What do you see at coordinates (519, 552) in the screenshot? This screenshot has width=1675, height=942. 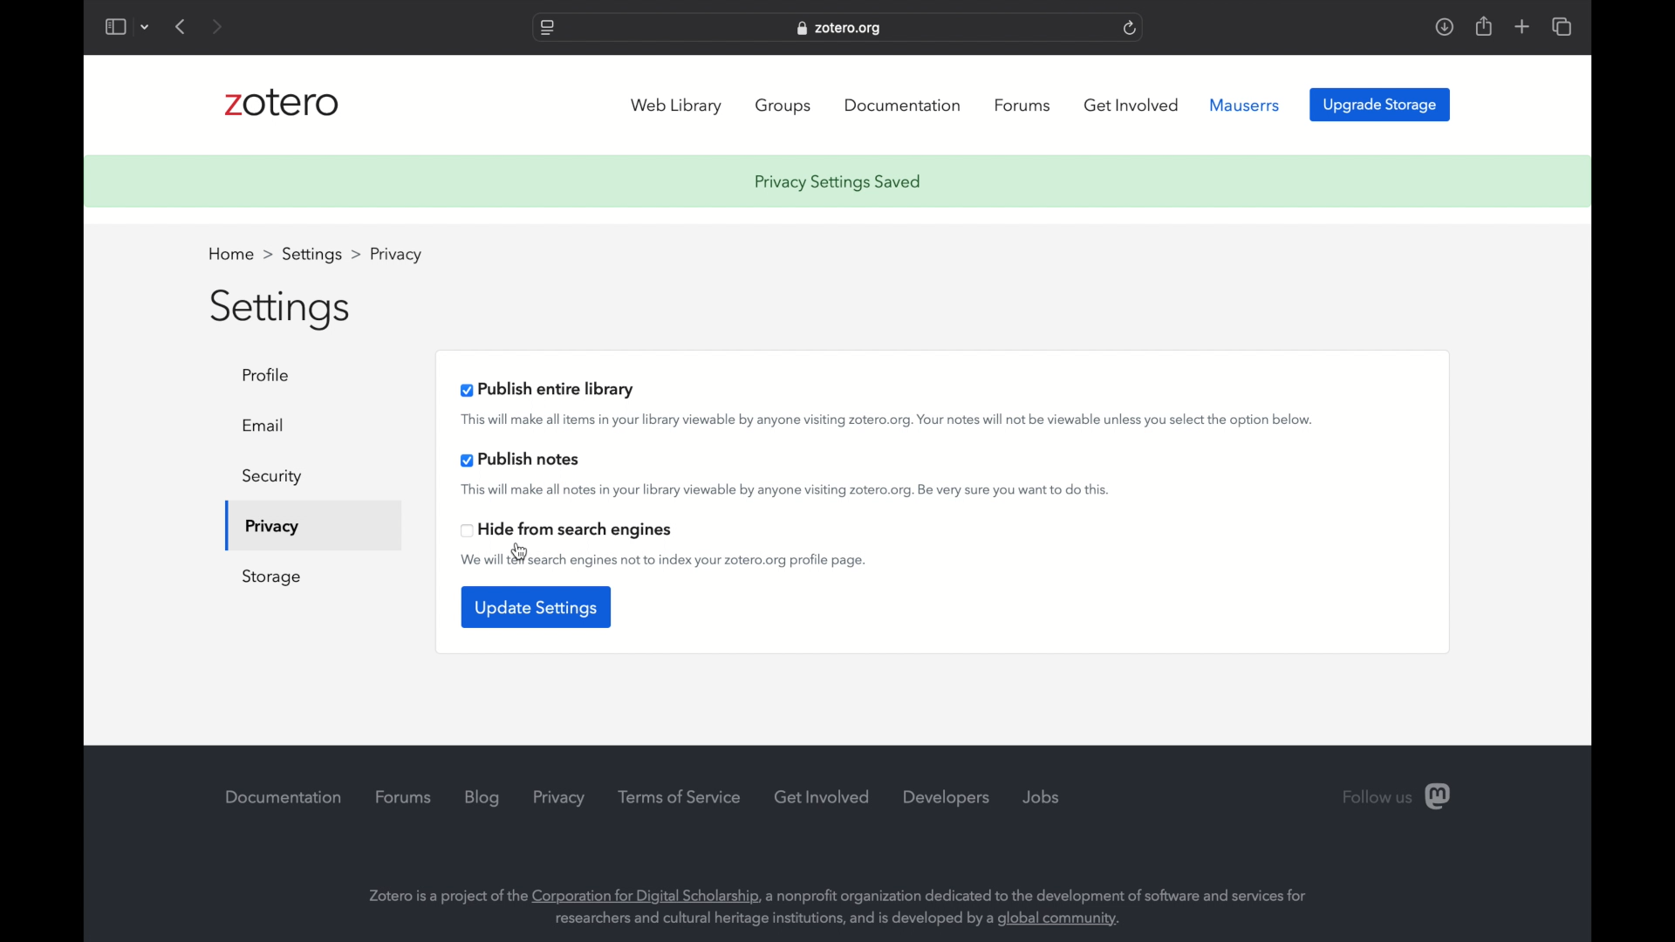 I see `cursor` at bounding box center [519, 552].